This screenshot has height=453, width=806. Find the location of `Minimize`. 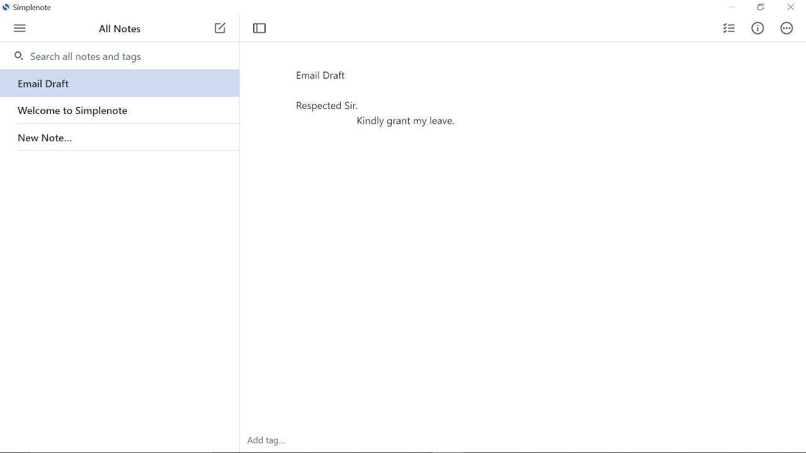

Minimize is located at coordinates (732, 8).